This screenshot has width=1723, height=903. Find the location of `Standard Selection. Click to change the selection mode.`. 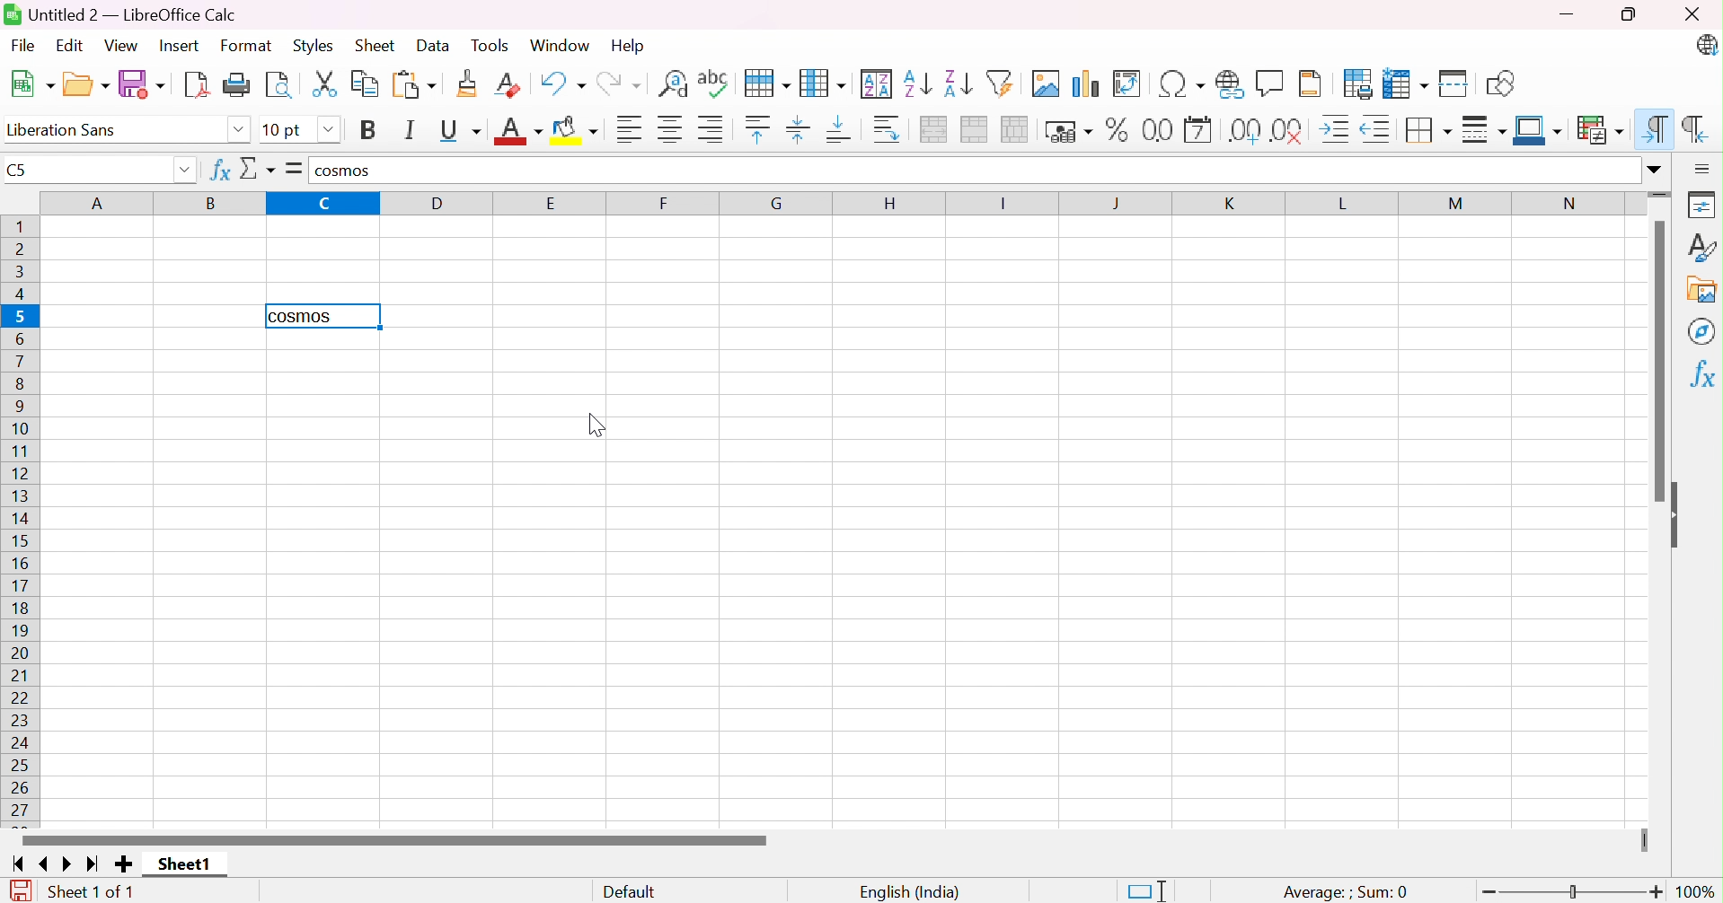

Standard Selection. Click to change the selection mode. is located at coordinates (1153, 890).